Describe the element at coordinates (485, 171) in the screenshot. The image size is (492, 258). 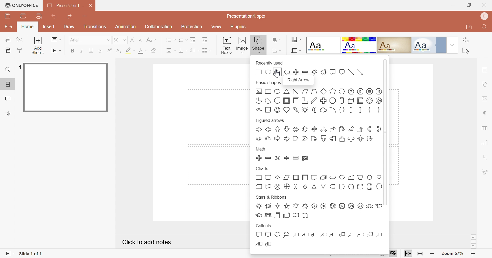
I see `Signature settings` at that location.